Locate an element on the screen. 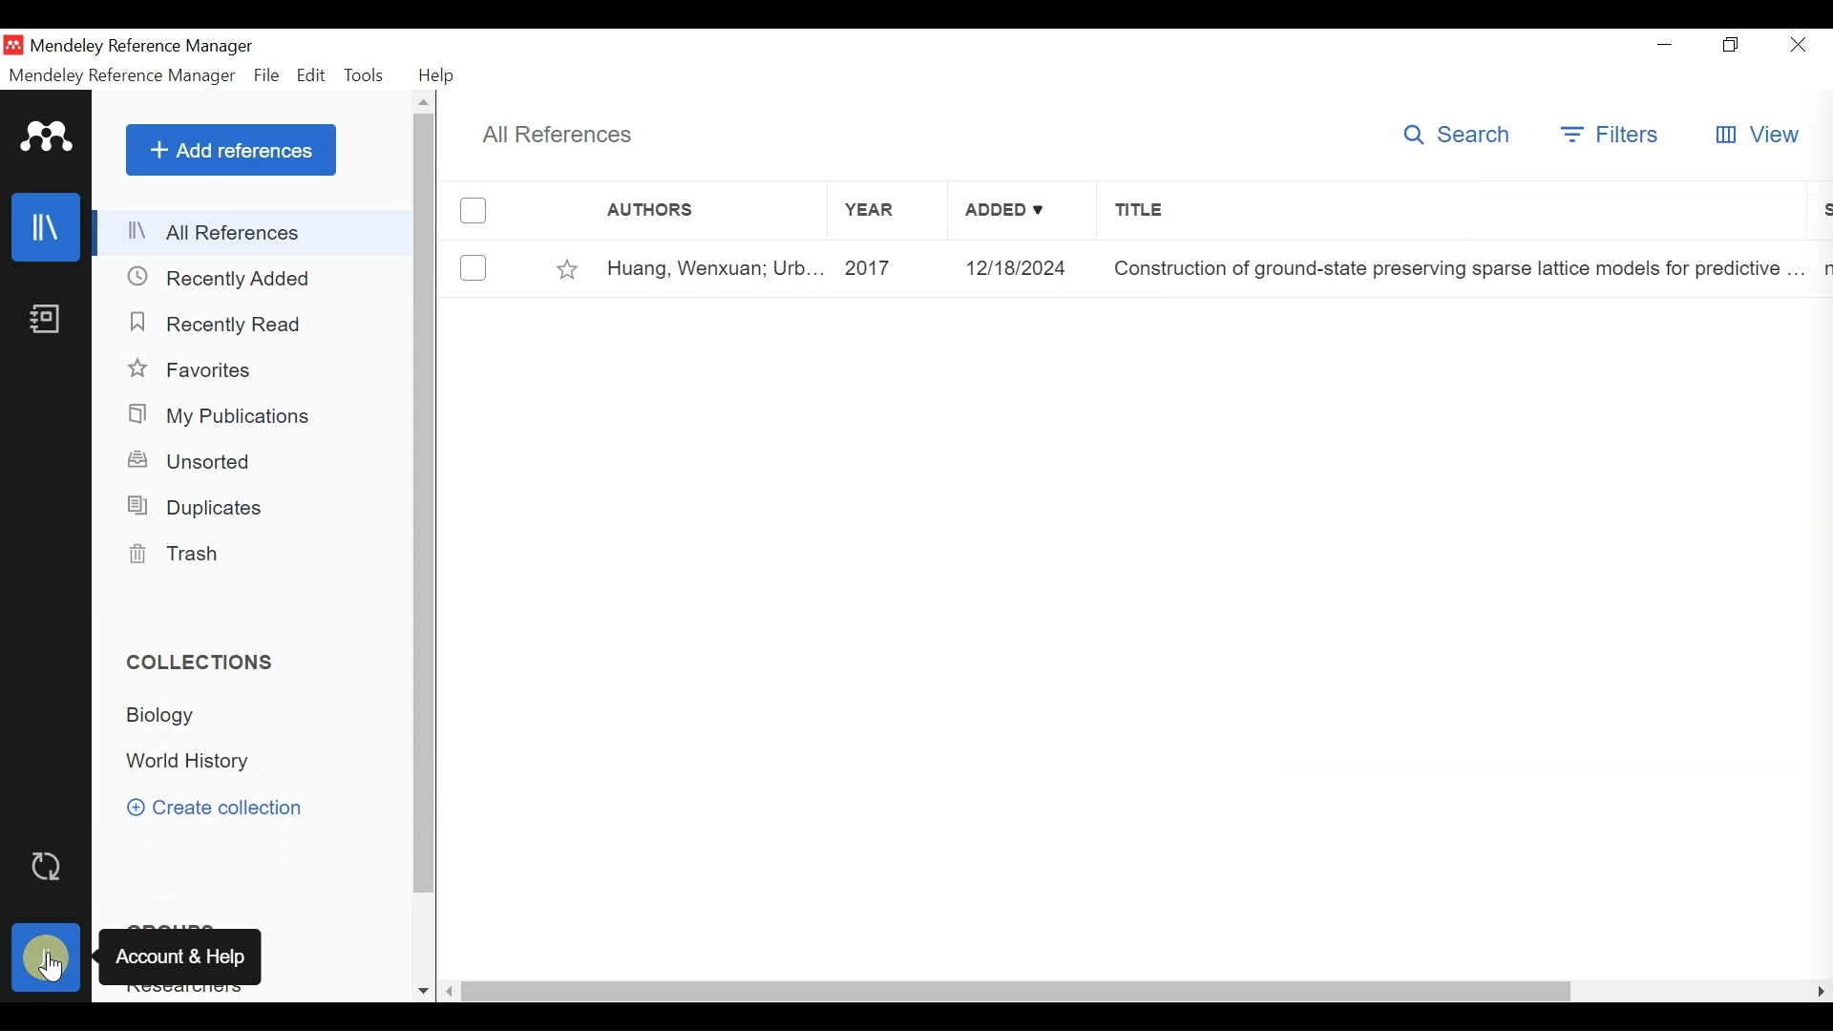 The height and width of the screenshot is (1031, 1833). Collections is located at coordinates (200, 663).